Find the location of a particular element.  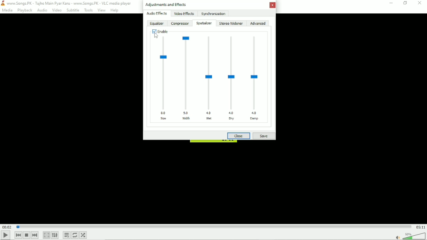

Toggle video in fullscreen is located at coordinates (46, 235).